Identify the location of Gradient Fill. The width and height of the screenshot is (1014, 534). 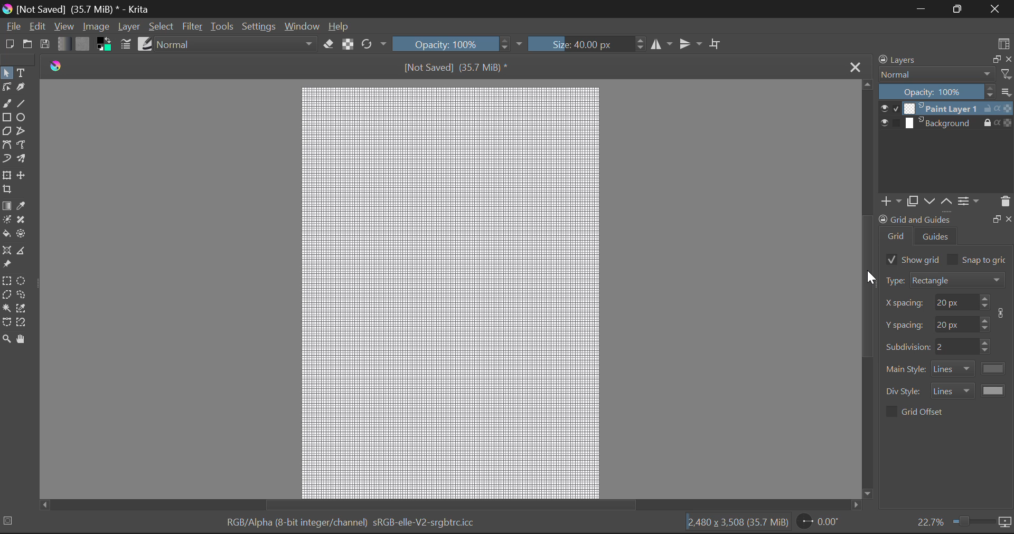
(6, 206).